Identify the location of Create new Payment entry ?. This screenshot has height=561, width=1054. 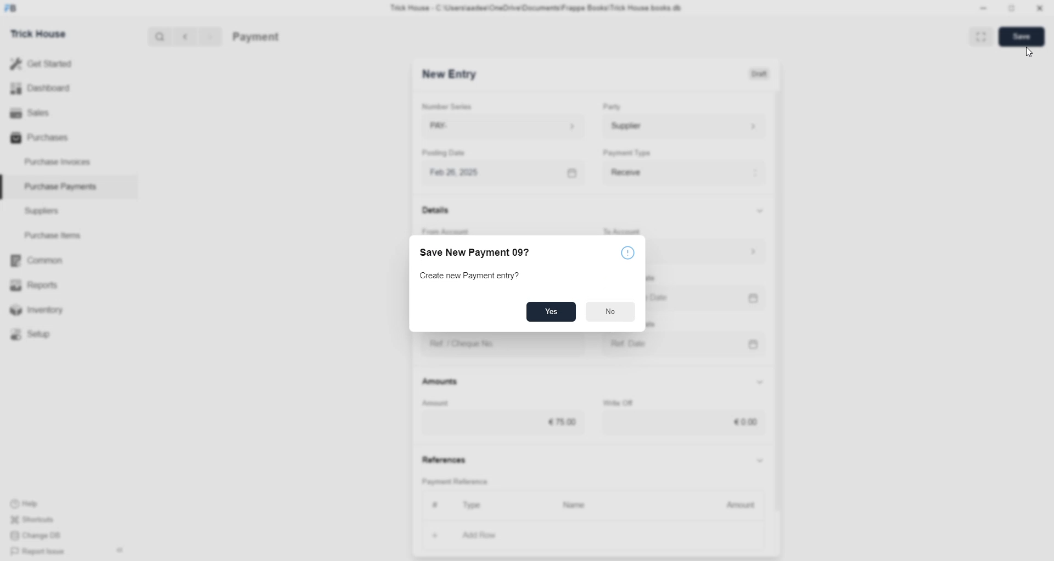
(471, 277).